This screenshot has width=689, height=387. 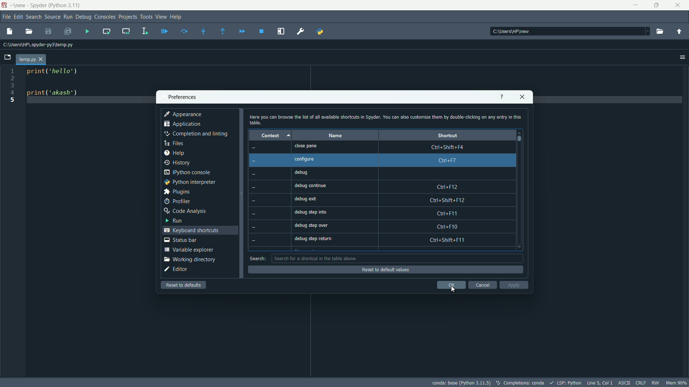 What do you see at coordinates (258, 259) in the screenshot?
I see `search` at bounding box center [258, 259].